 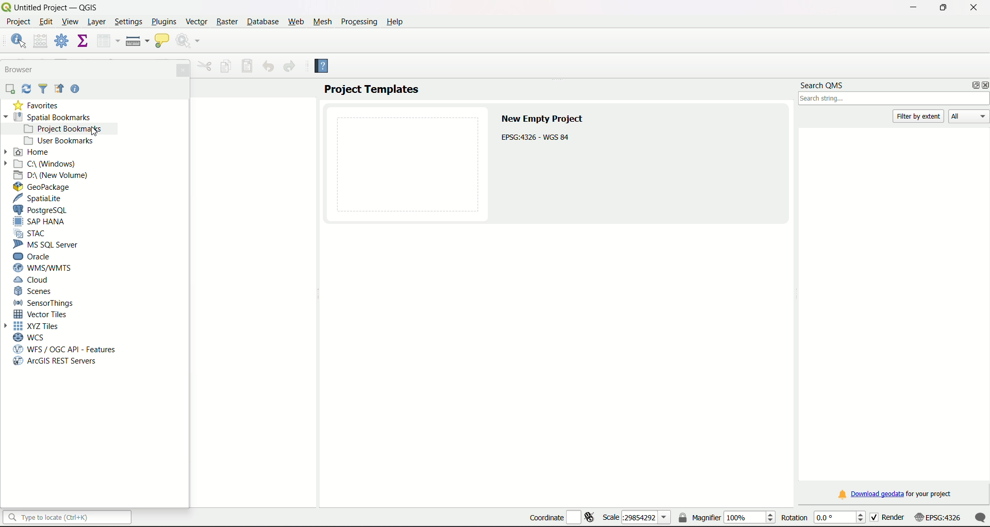 I want to click on title and logo, so click(x=52, y=7).